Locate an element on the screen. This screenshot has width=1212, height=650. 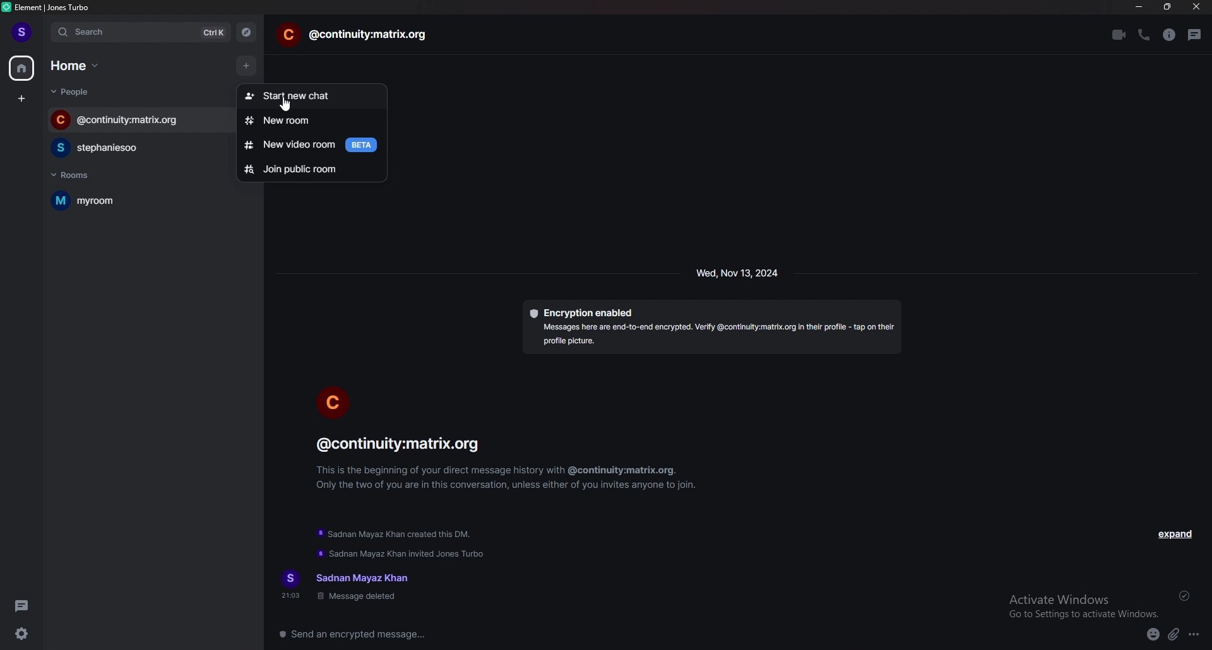
chat is located at coordinates (353, 35).